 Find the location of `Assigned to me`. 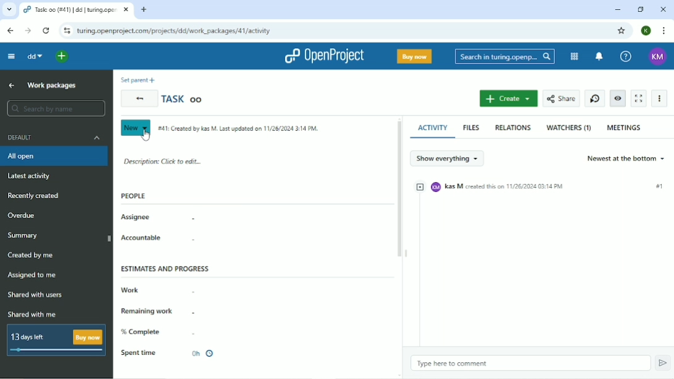

Assigned to me is located at coordinates (34, 275).